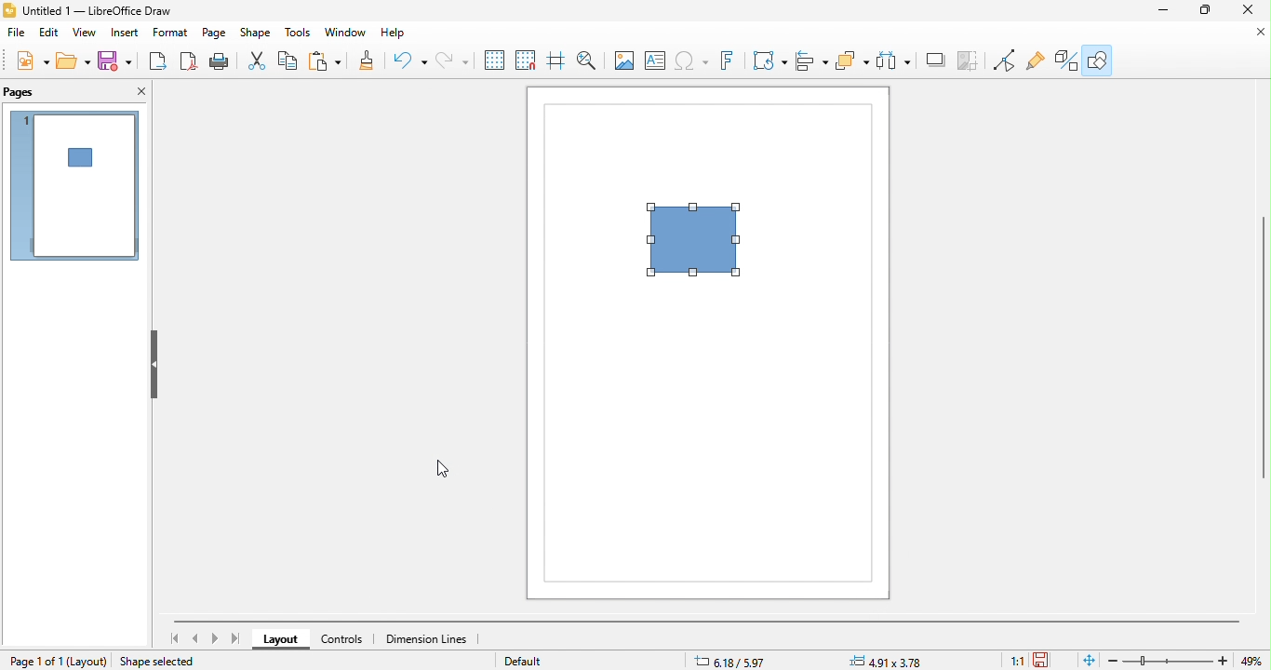 Image resolution: width=1271 pixels, height=670 pixels. Describe the element at coordinates (1048, 660) in the screenshot. I see `the document has been modified since the last save` at that location.